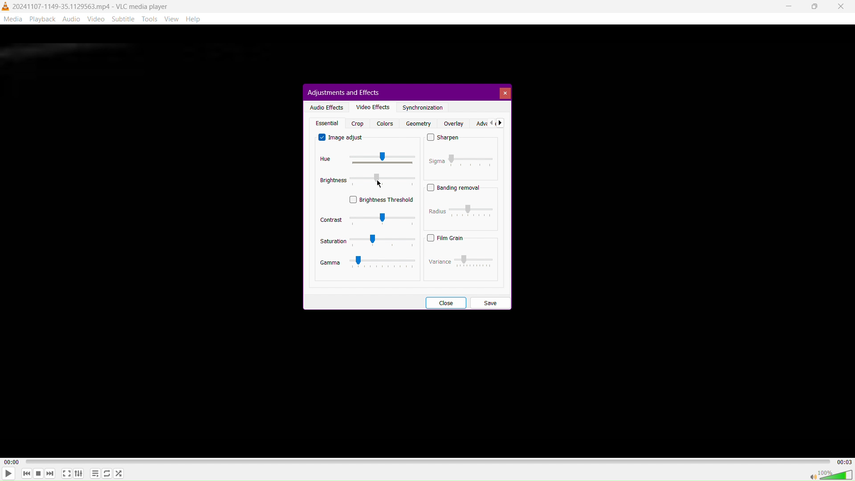 This screenshot has height=481, width=855. What do you see at coordinates (79, 474) in the screenshot?
I see `Extended Settings` at bounding box center [79, 474].